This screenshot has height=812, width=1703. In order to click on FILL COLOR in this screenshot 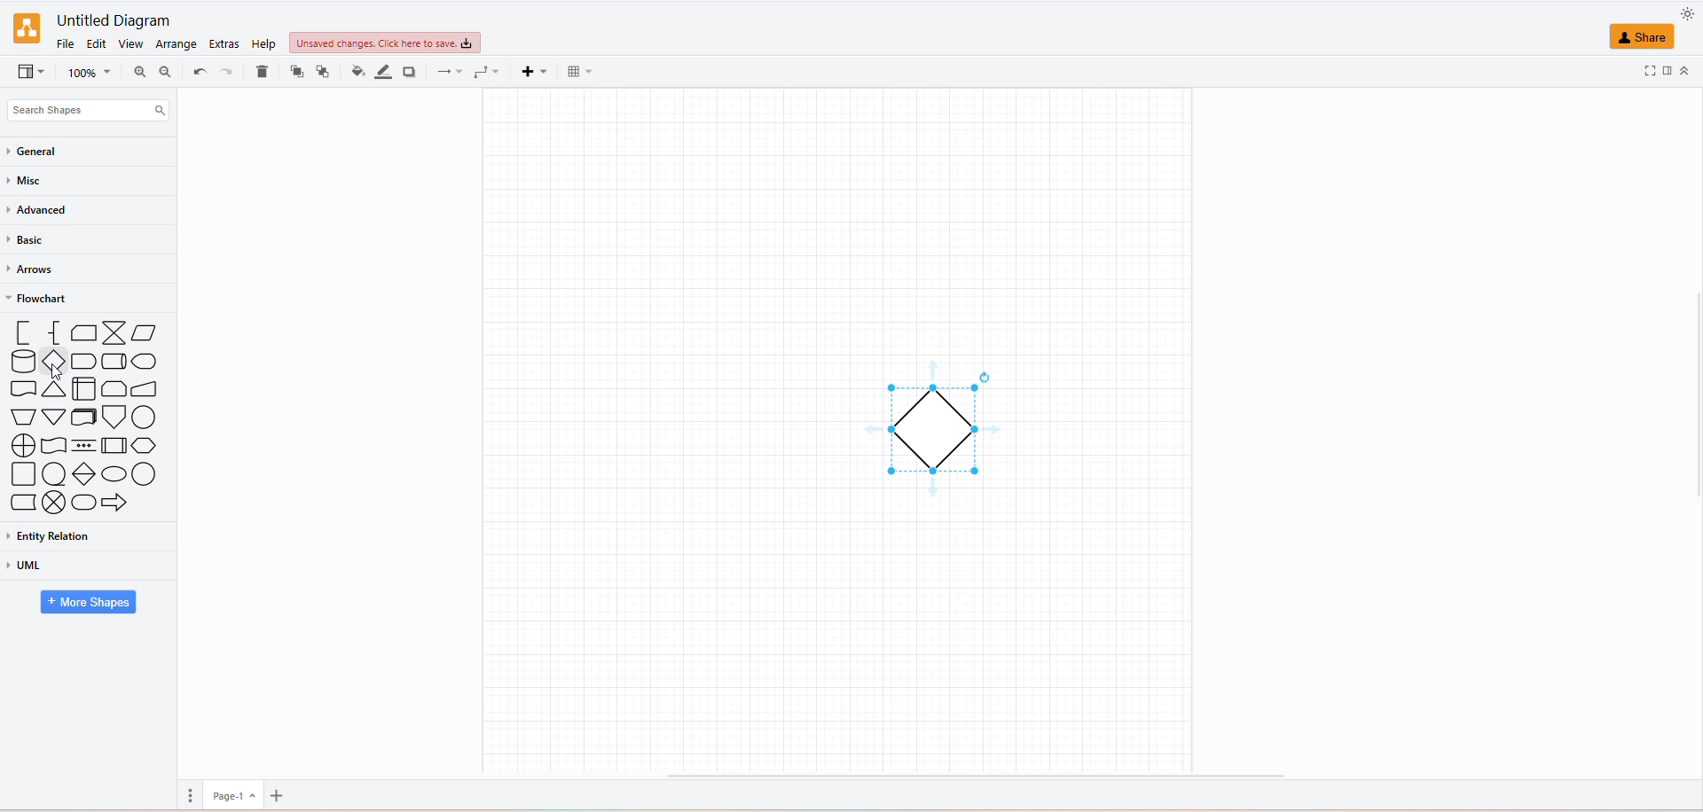, I will do `click(356, 74)`.